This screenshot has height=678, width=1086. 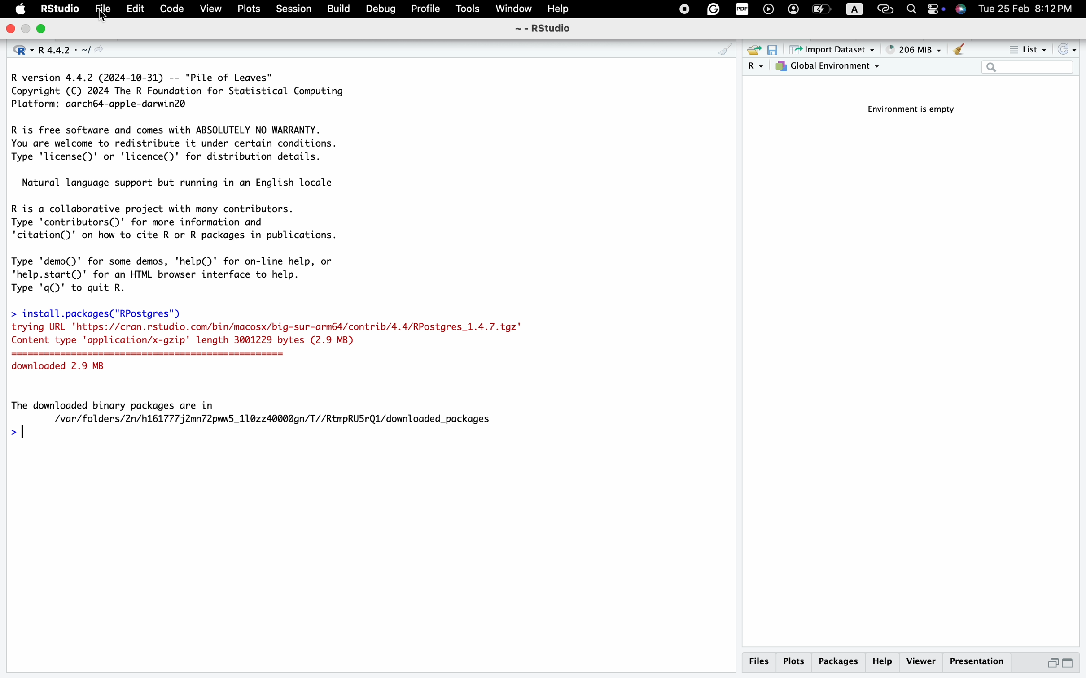 What do you see at coordinates (1049, 665) in the screenshot?
I see `minimize` at bounding box center [1049, 665].